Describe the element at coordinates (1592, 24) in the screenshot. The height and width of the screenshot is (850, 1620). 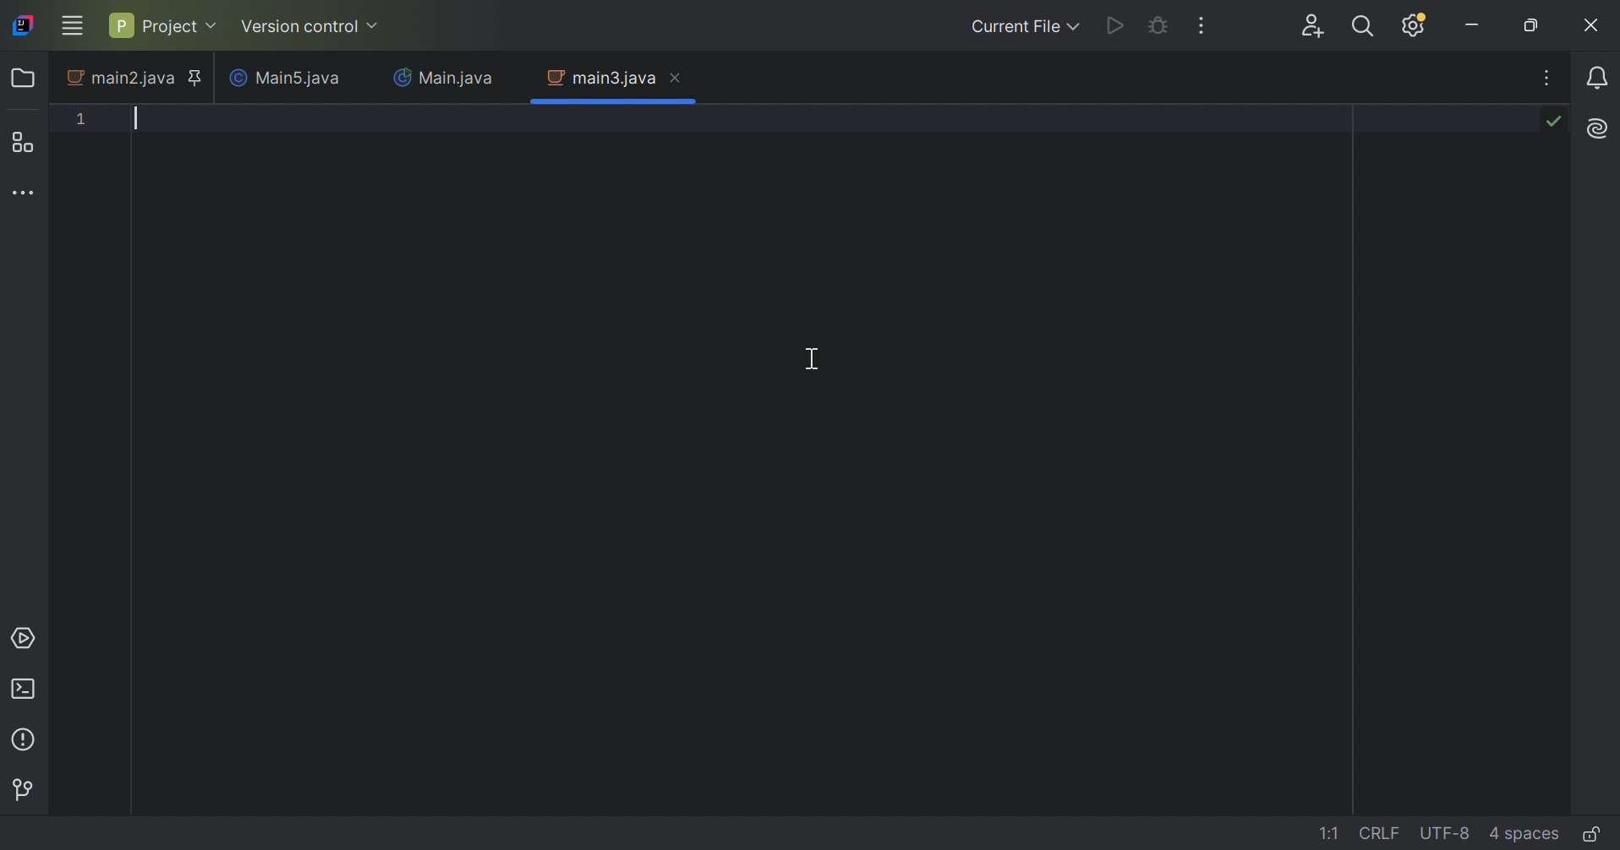
I see `Close` at that location.